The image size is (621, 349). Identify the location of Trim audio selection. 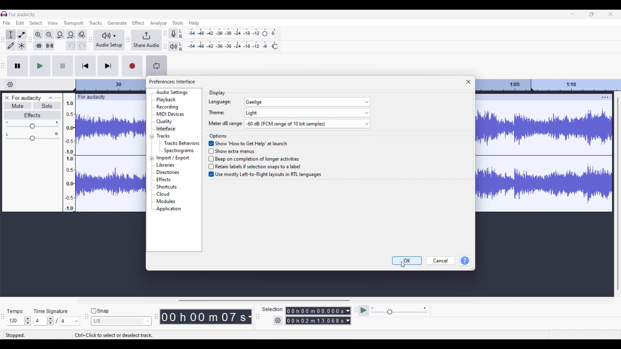
(38, 46).